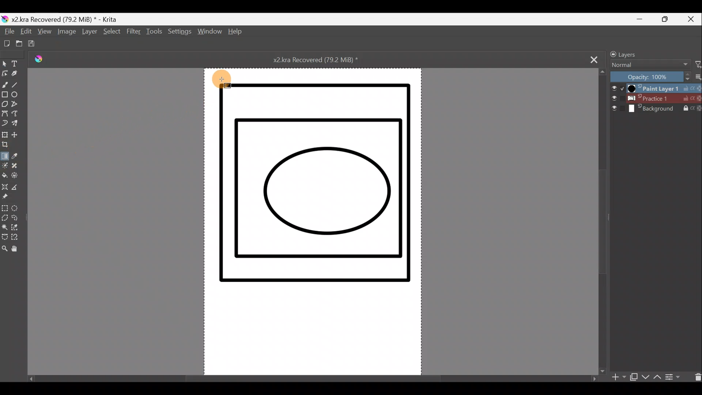  What do you see at coordinates (89, 33) in the screenshot?
I see `Layer` at bounding box center [89, 33].